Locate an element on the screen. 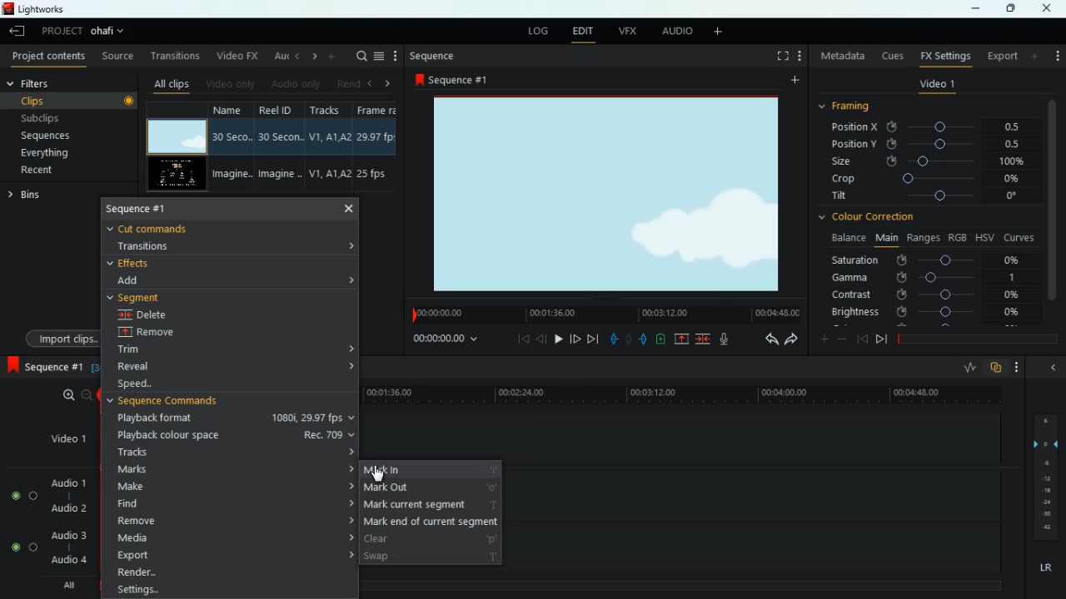 The height and width of the screenshot is (599, 1066). vfx is located at coordinates (625, 32).